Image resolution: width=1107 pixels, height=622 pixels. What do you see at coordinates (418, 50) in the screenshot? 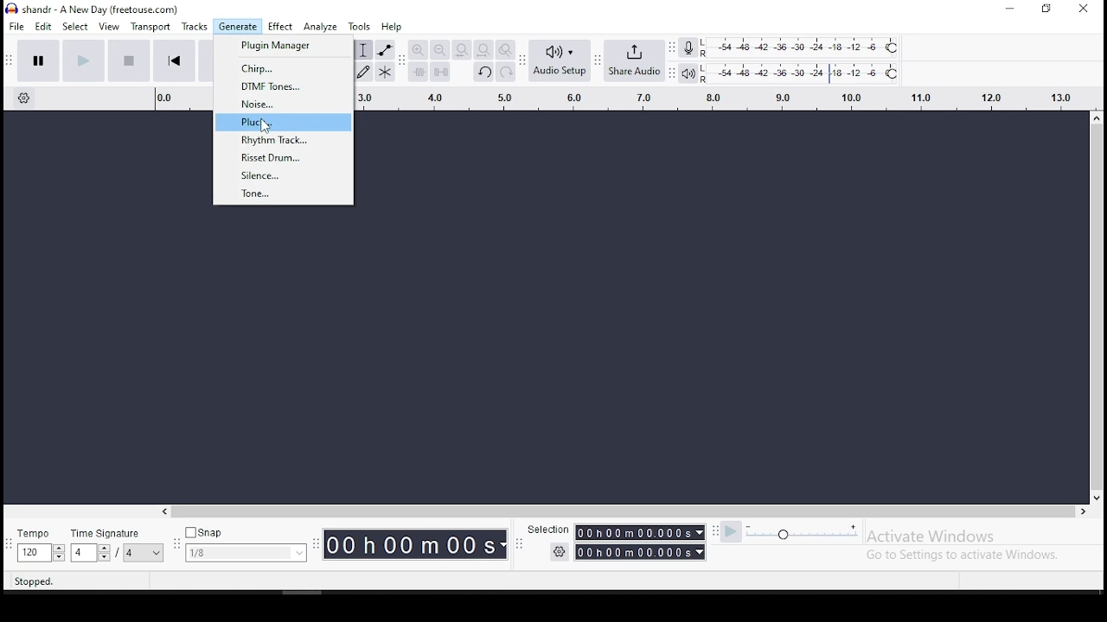
I see `zoom in` at bounding box center [418, 50].